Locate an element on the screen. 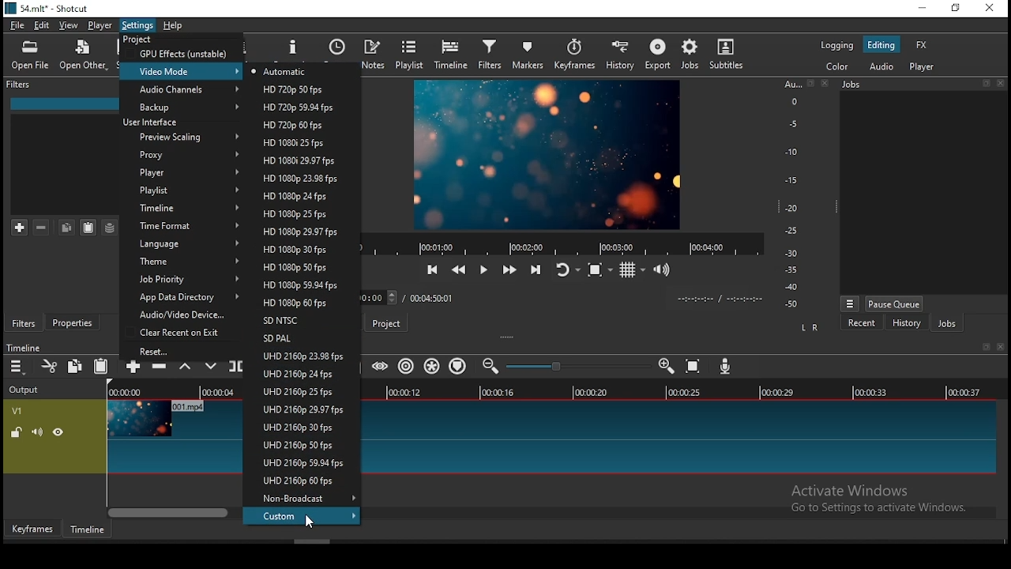 Image resolution: width=1011 pixels, height=569 pixels. filters is located at coordinates (24, 323).